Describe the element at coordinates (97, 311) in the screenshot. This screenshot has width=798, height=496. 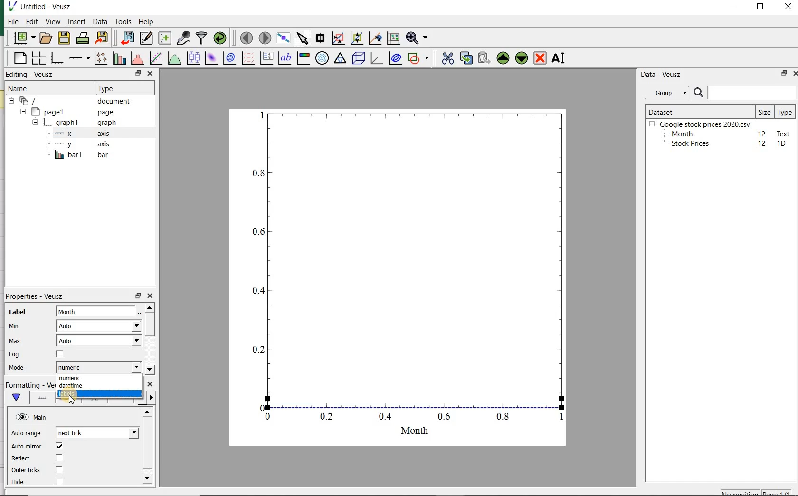
I see `input field` at that location.